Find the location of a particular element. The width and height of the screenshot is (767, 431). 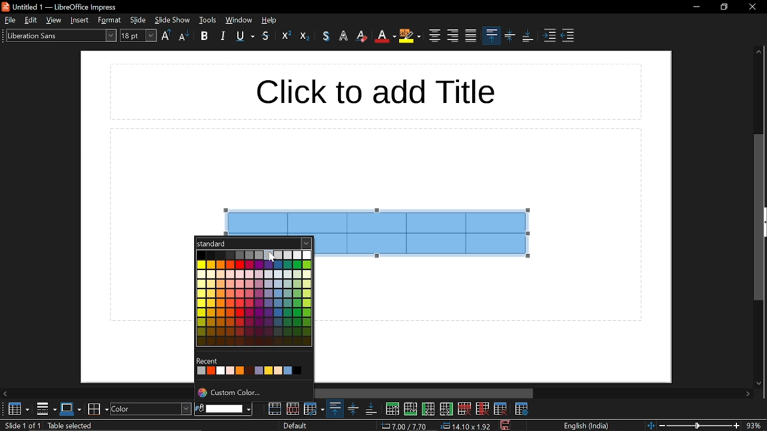

italic is located at coordinates (223, 35).